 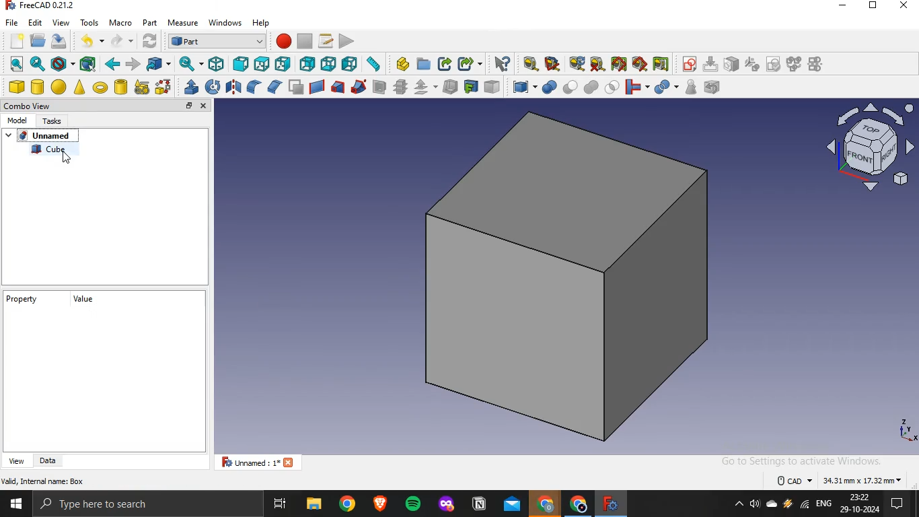 What do you see at coordinates (52, 120) in the screenshot?
I see `tasks` at bounding box center [52, 120].